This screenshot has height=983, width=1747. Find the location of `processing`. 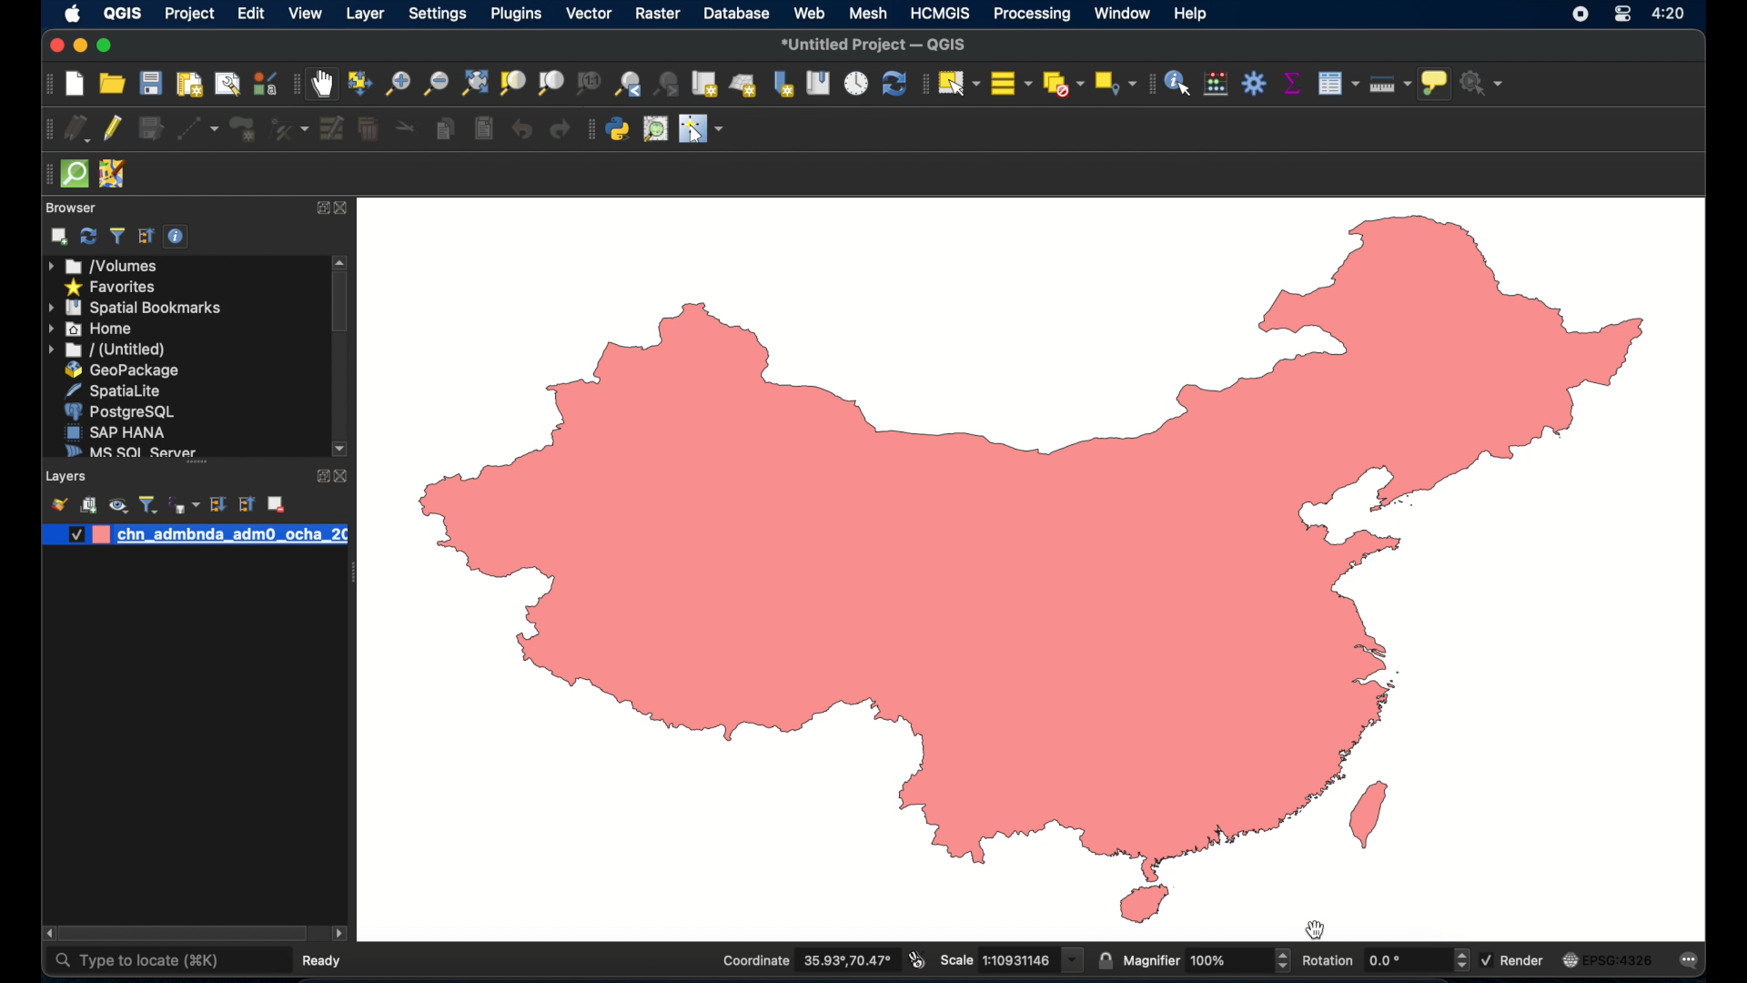

processing is located at coordinates (1032, 14).